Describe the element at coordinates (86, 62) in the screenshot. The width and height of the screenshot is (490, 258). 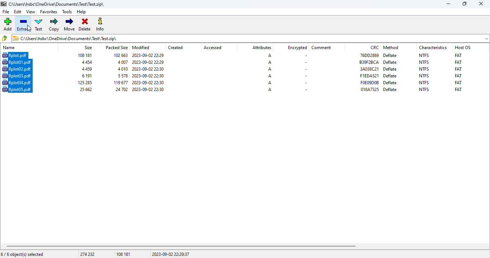
I see `size` at that location.